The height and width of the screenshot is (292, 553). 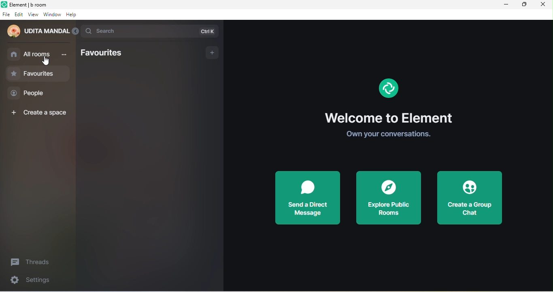 I want to click on Element | b room, so click(x=32, y=4).